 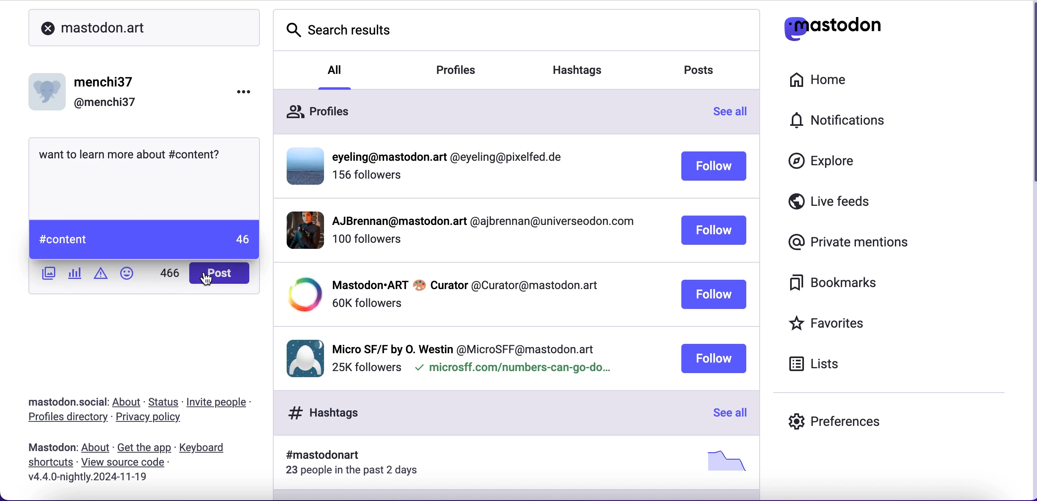 What do you see at coordinates (839, 286) in the screenshot?
I see `bookmarks` at bounding box center [839, 286].